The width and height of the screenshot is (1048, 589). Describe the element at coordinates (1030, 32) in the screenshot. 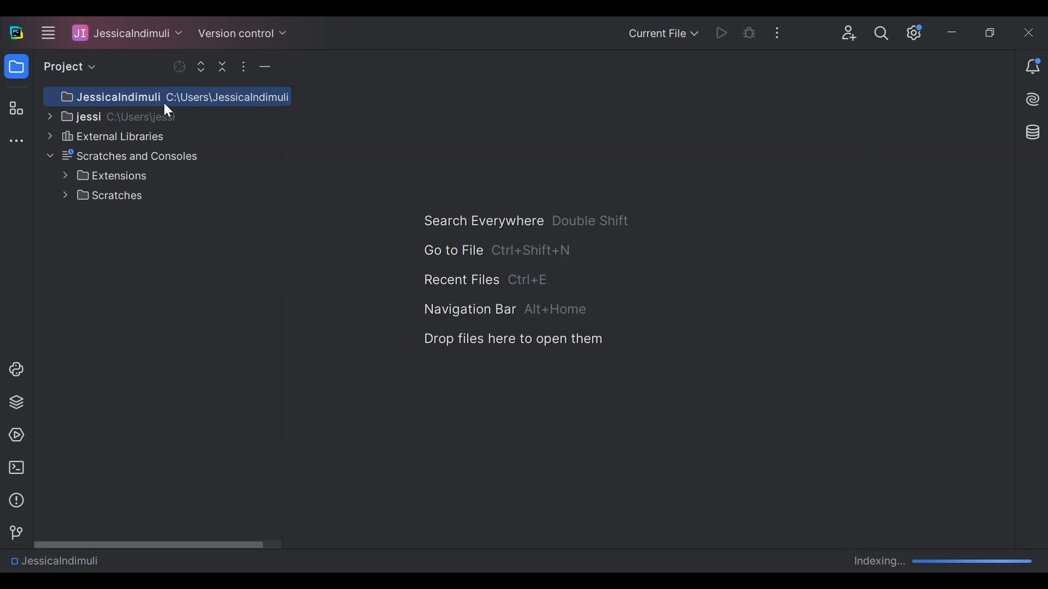

I see `Close` at that location.